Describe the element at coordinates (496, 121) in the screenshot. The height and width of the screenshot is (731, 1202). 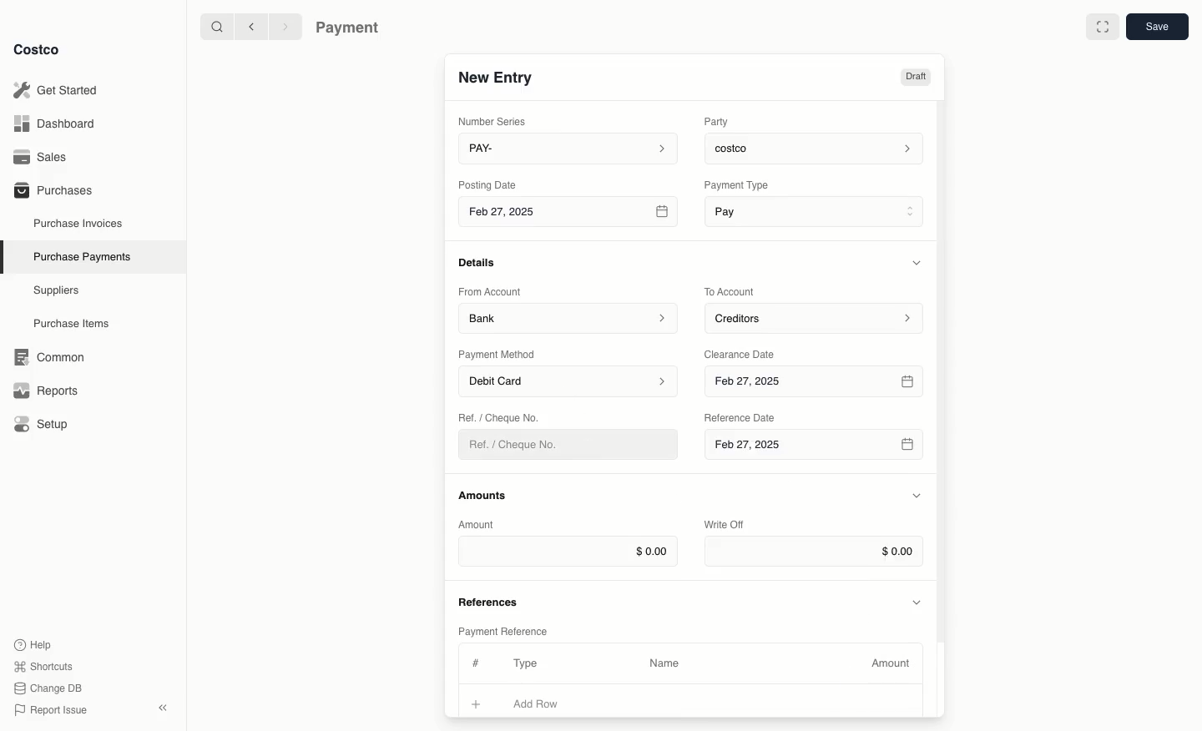
I see `Number Series` at that location.